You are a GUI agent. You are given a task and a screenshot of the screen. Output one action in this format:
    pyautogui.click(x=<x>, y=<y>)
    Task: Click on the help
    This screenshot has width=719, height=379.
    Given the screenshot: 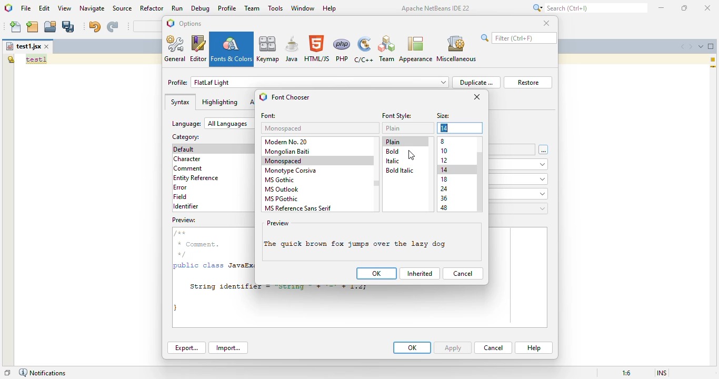 What is the action you would take?
    pyautogui.click(x=329, y=8)
    